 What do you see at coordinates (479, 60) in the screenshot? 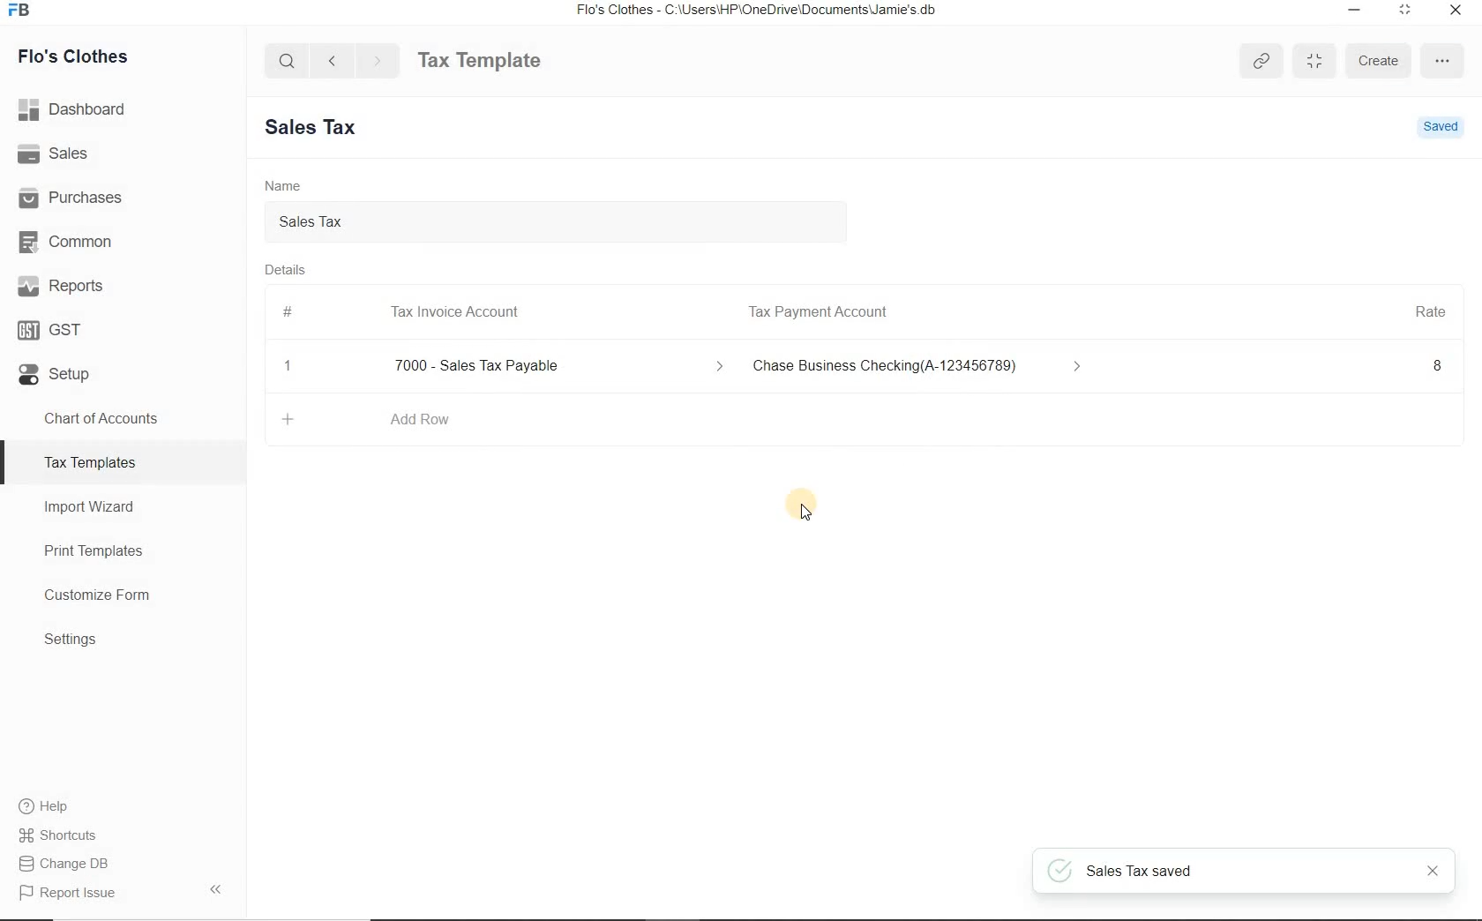
I see `Tax Template` at bounding box center [479, 60].